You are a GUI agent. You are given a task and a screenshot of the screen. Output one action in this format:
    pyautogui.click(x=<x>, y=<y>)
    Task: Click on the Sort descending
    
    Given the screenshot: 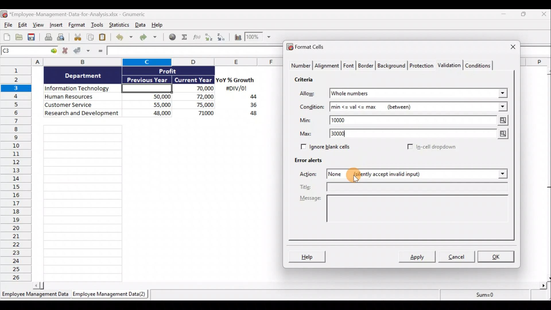 What is the action you would take?
    pyautogui.click(x=220, y=36)
    